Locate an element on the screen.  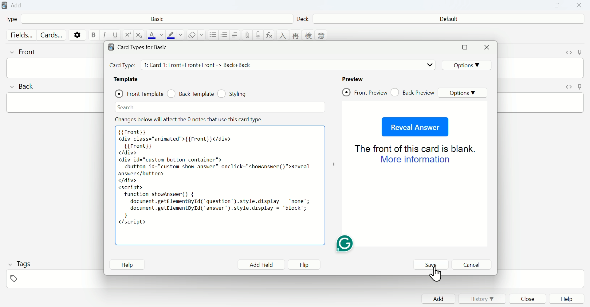
Front Template is located at coordinates (138, 93).